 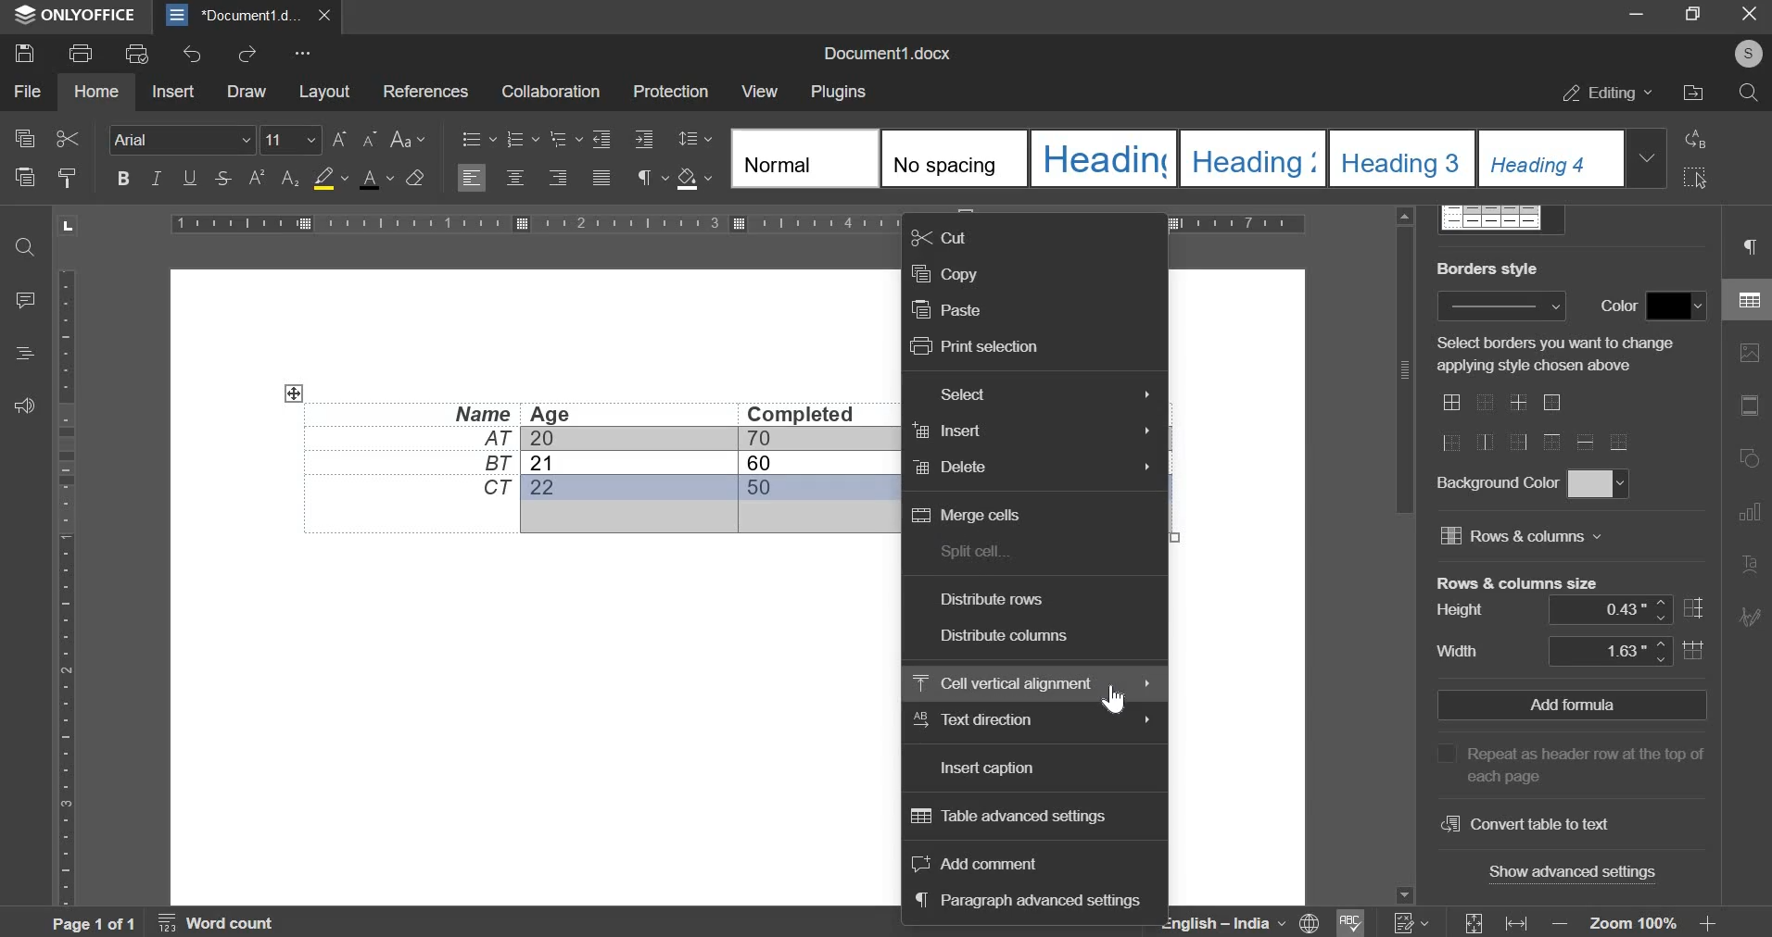 I want to click on vertical slider, so click(x=1405, y=556).